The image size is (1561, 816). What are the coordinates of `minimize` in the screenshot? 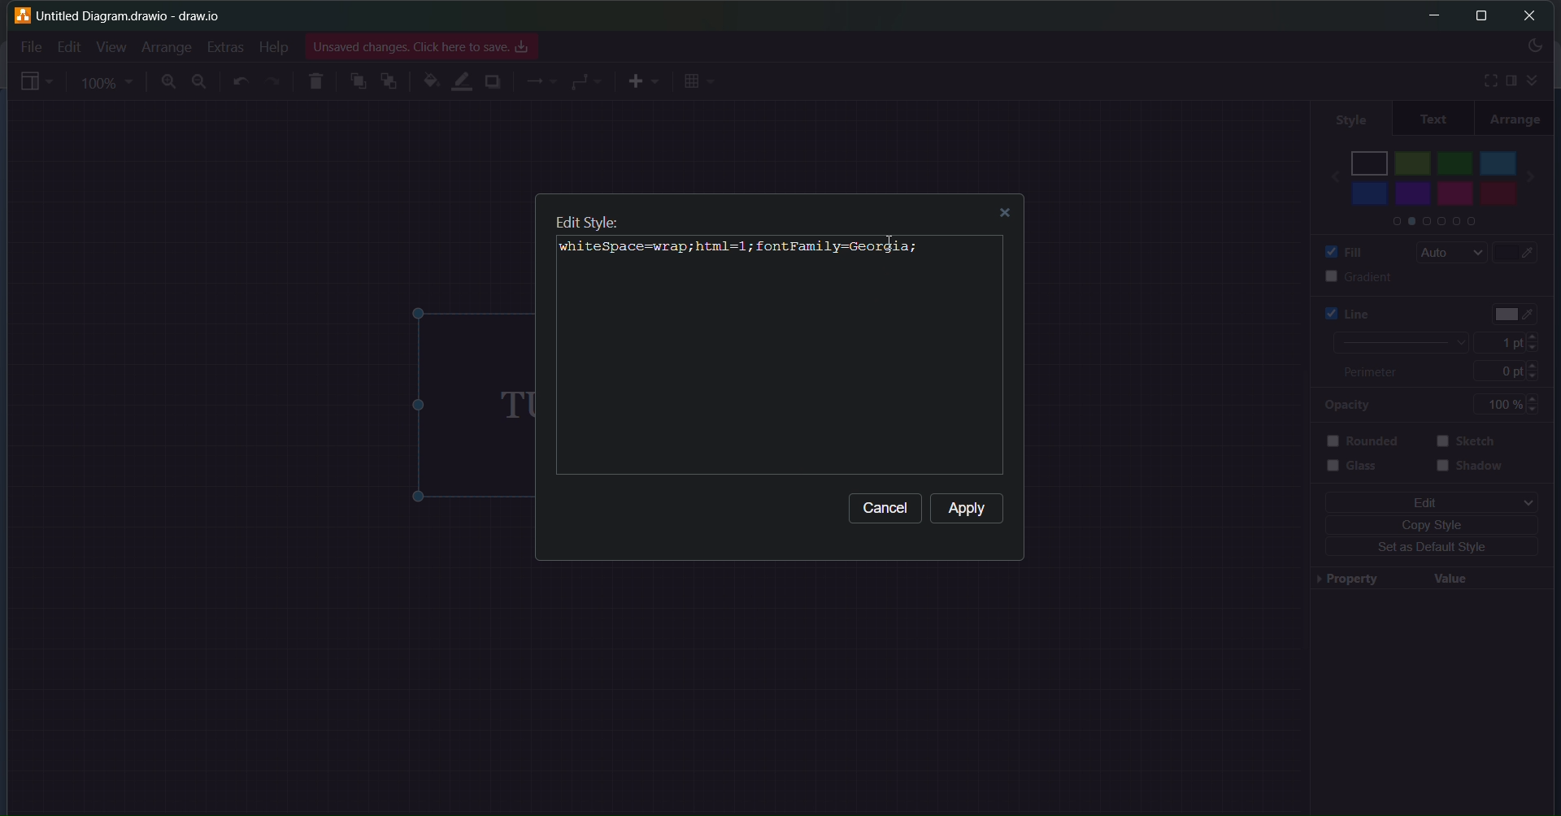 It's located at (1429, 15).